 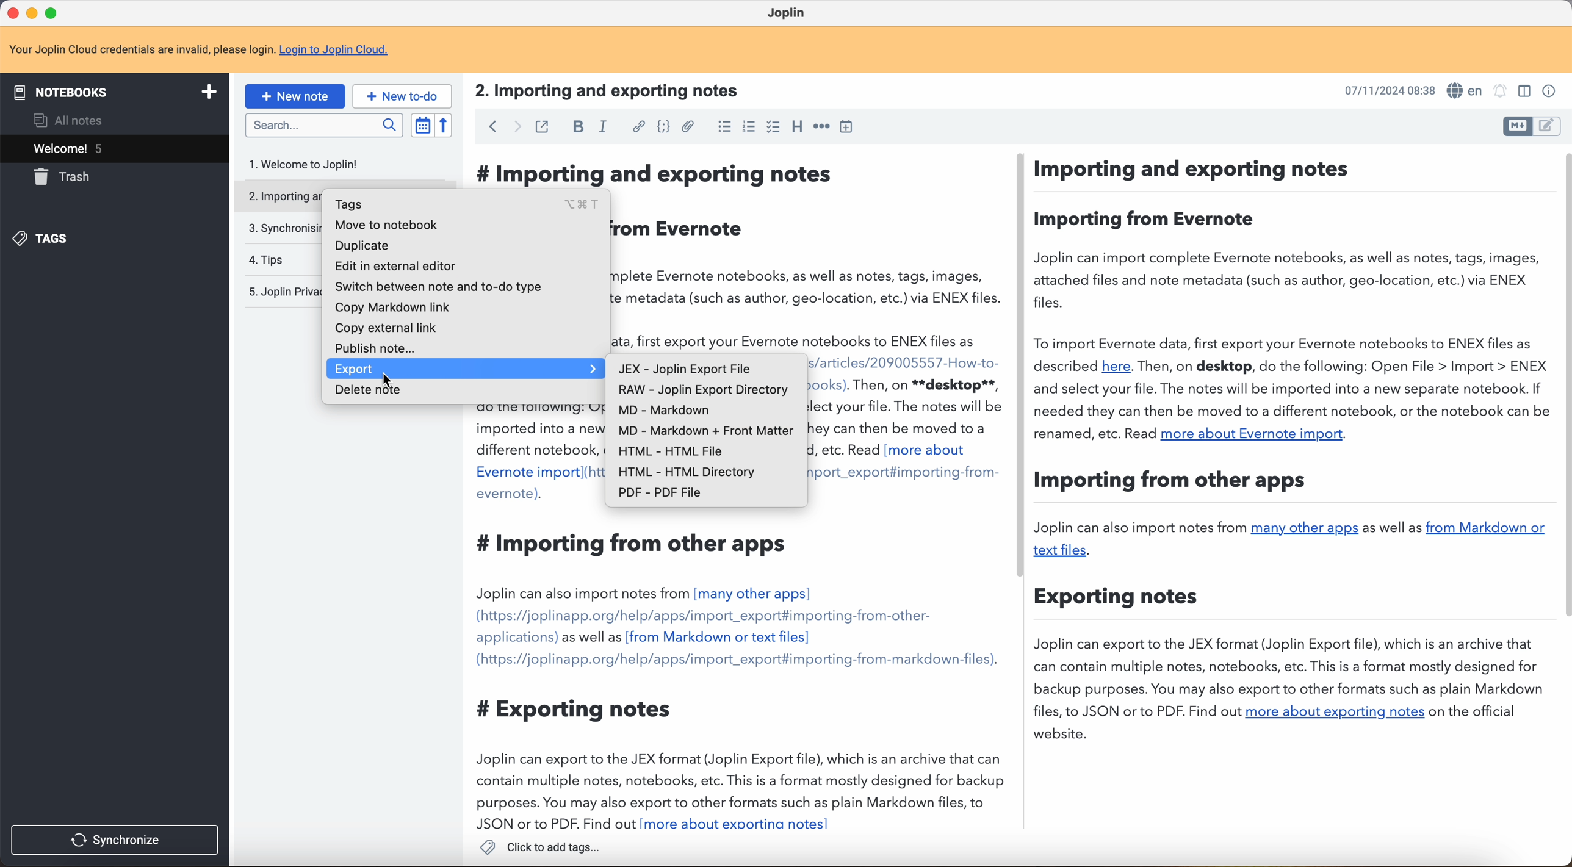 I want to click on note properties, so click(x=1549, y=90).